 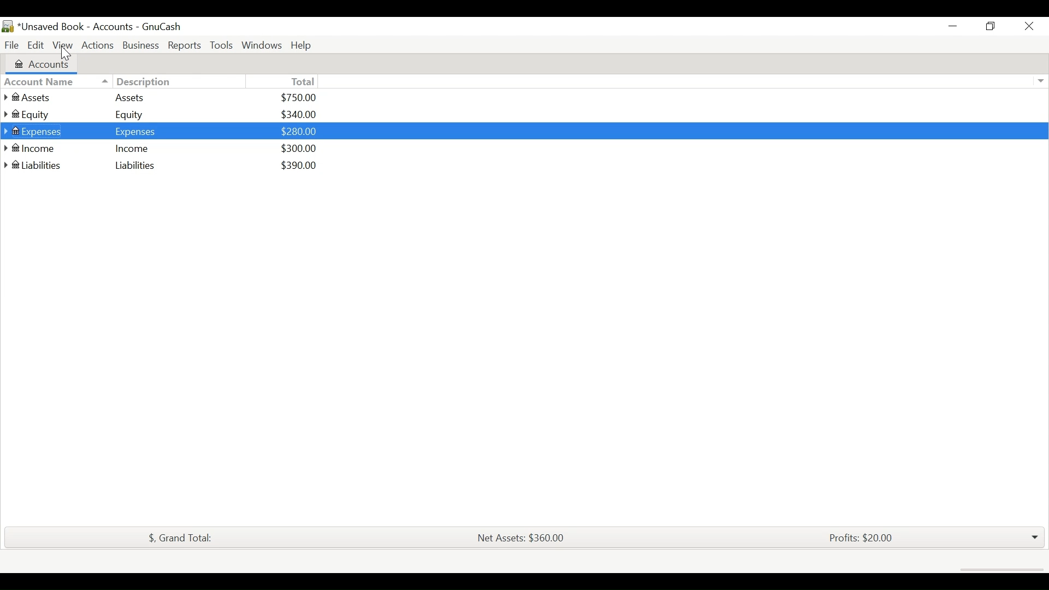 What do you see at coordinates (98, 44) in the screenshot?
I see `Actions` at bounding box center [98, 44].